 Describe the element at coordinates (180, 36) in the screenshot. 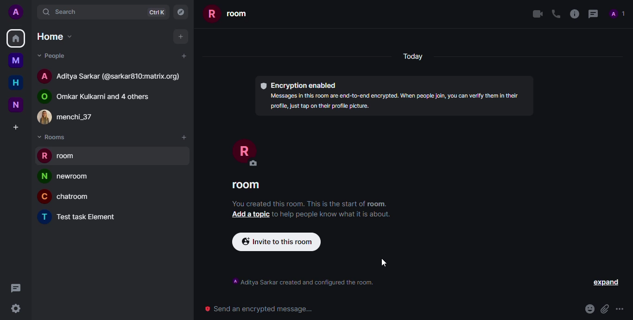

I see `add` at that location.